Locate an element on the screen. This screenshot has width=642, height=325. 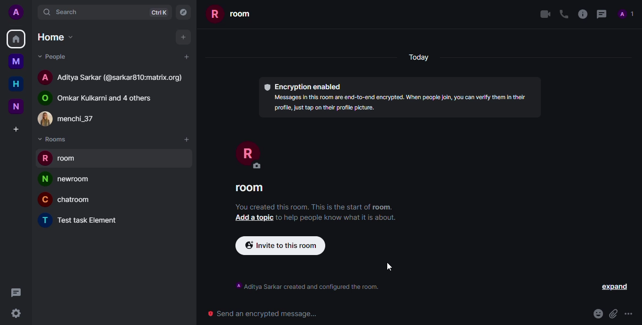
profile  is located at coordinates (248, 155).